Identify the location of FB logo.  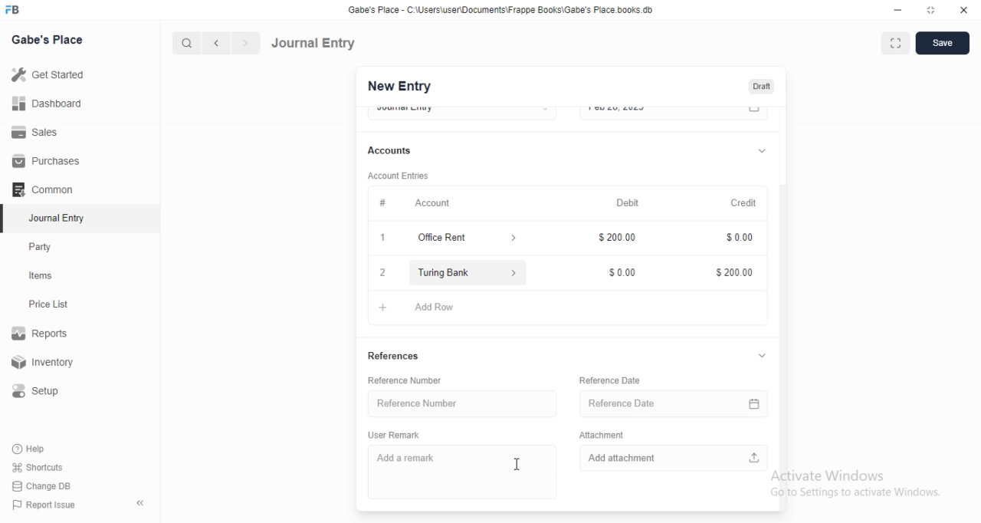
(14, 10).